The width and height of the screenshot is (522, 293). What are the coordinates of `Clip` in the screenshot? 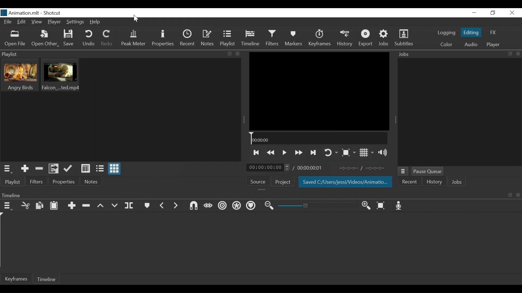 It's located at (18, 75).